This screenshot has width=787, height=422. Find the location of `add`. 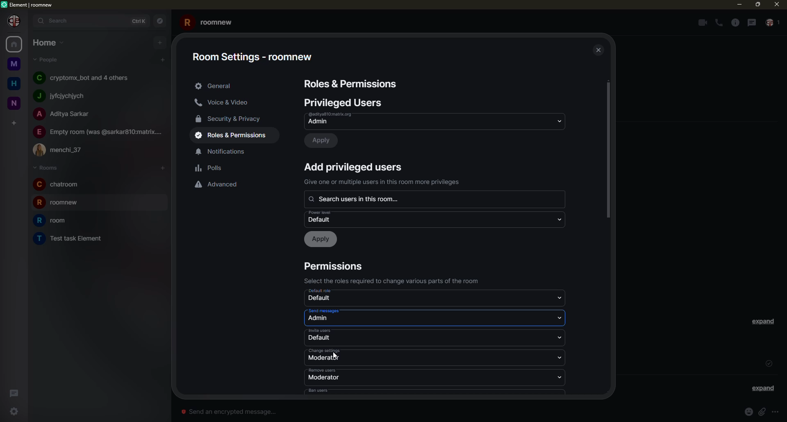

add is located at coordinates (159, 43).